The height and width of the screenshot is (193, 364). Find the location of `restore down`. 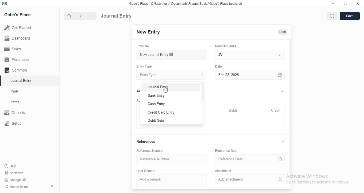

restore down is located at coordinates (346, 4).